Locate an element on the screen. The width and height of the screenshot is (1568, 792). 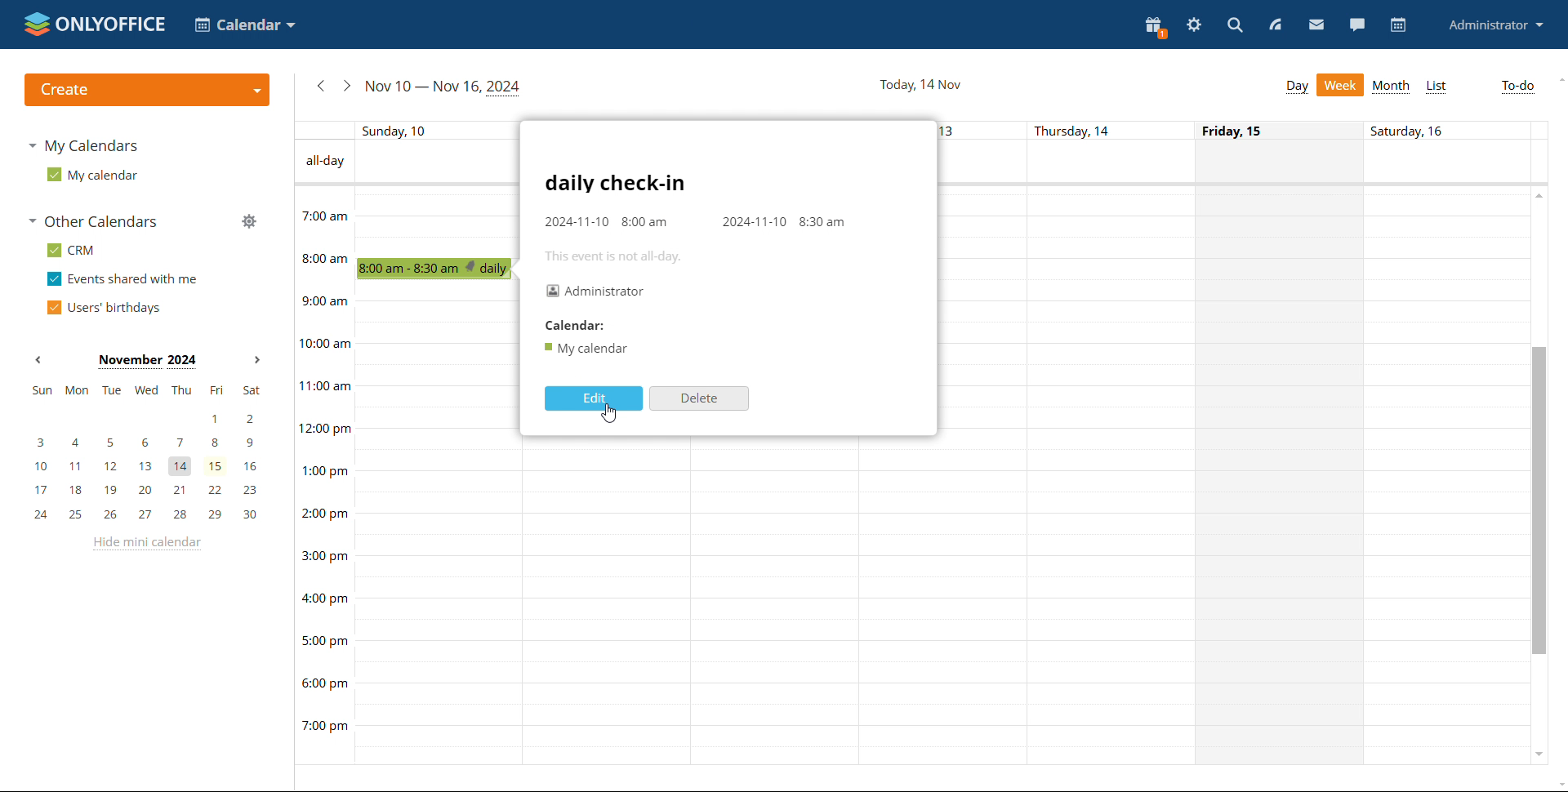
calendar is located at coordinates (585, 349).